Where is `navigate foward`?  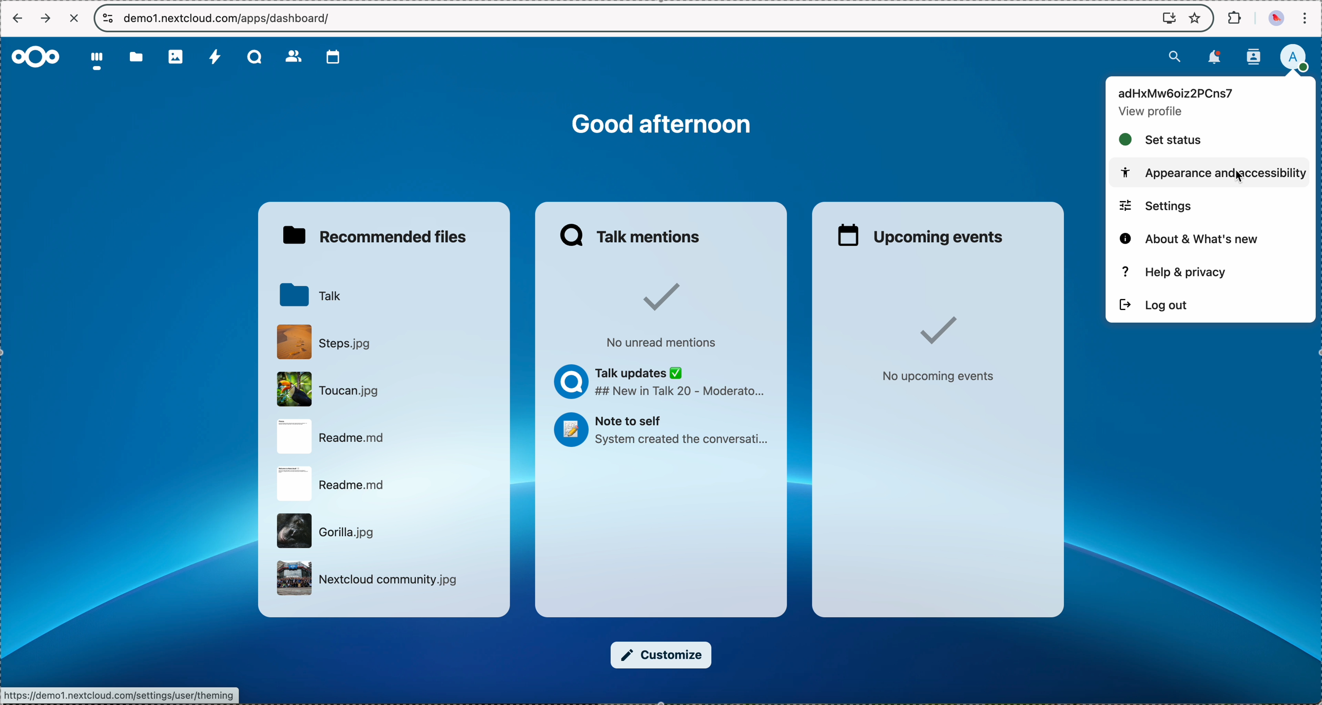
navigate foward is located at coordinates (46, 17).